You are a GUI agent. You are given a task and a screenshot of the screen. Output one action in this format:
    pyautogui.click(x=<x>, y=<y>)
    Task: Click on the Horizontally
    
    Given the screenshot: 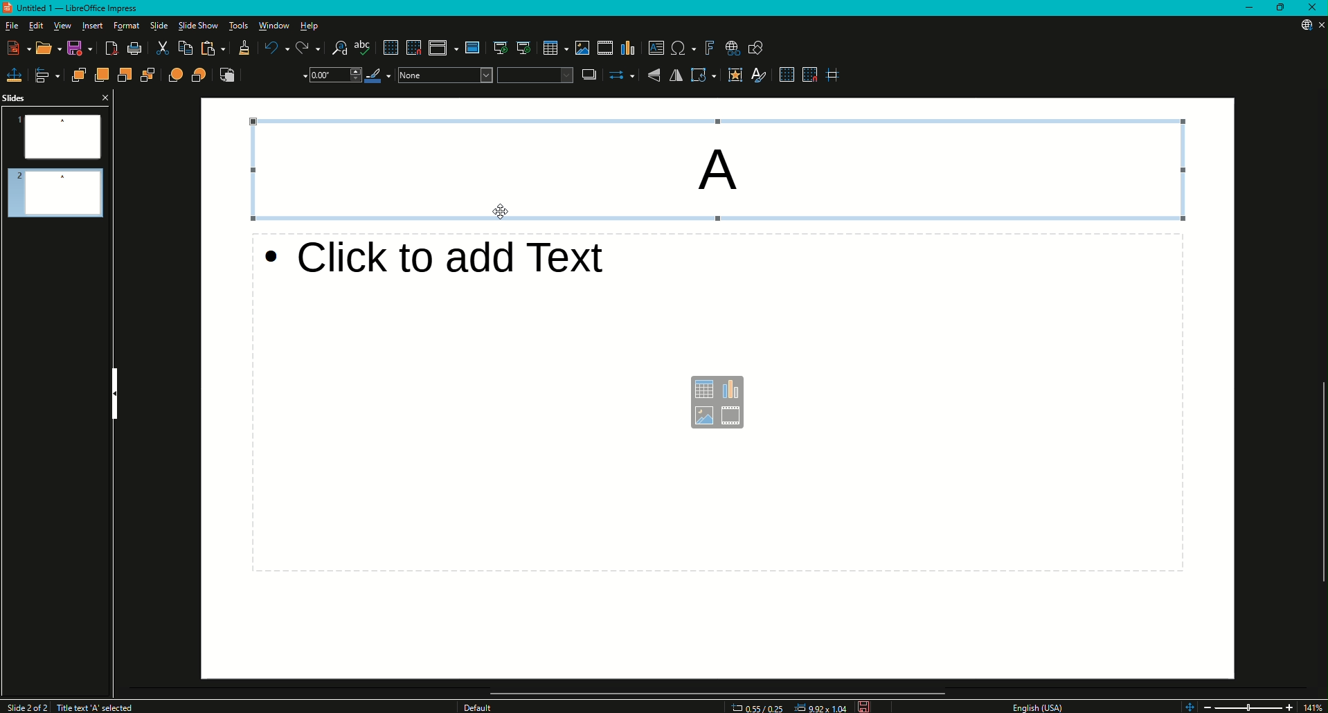 What is the action you would take?
    pyautogui.click(x=679, y=75)
    